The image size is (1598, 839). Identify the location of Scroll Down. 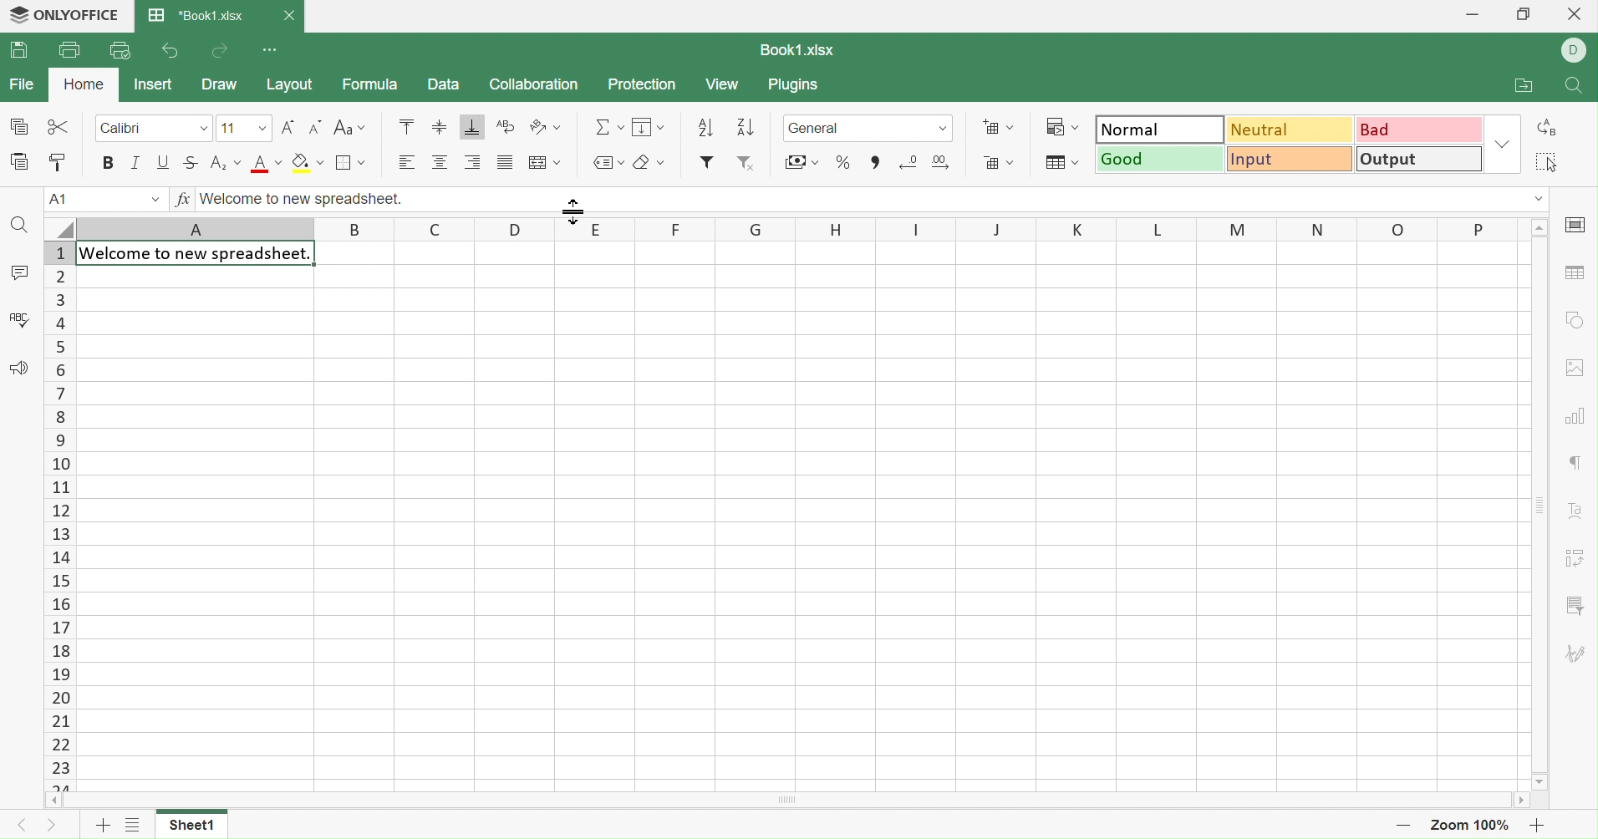
(1541, 780).